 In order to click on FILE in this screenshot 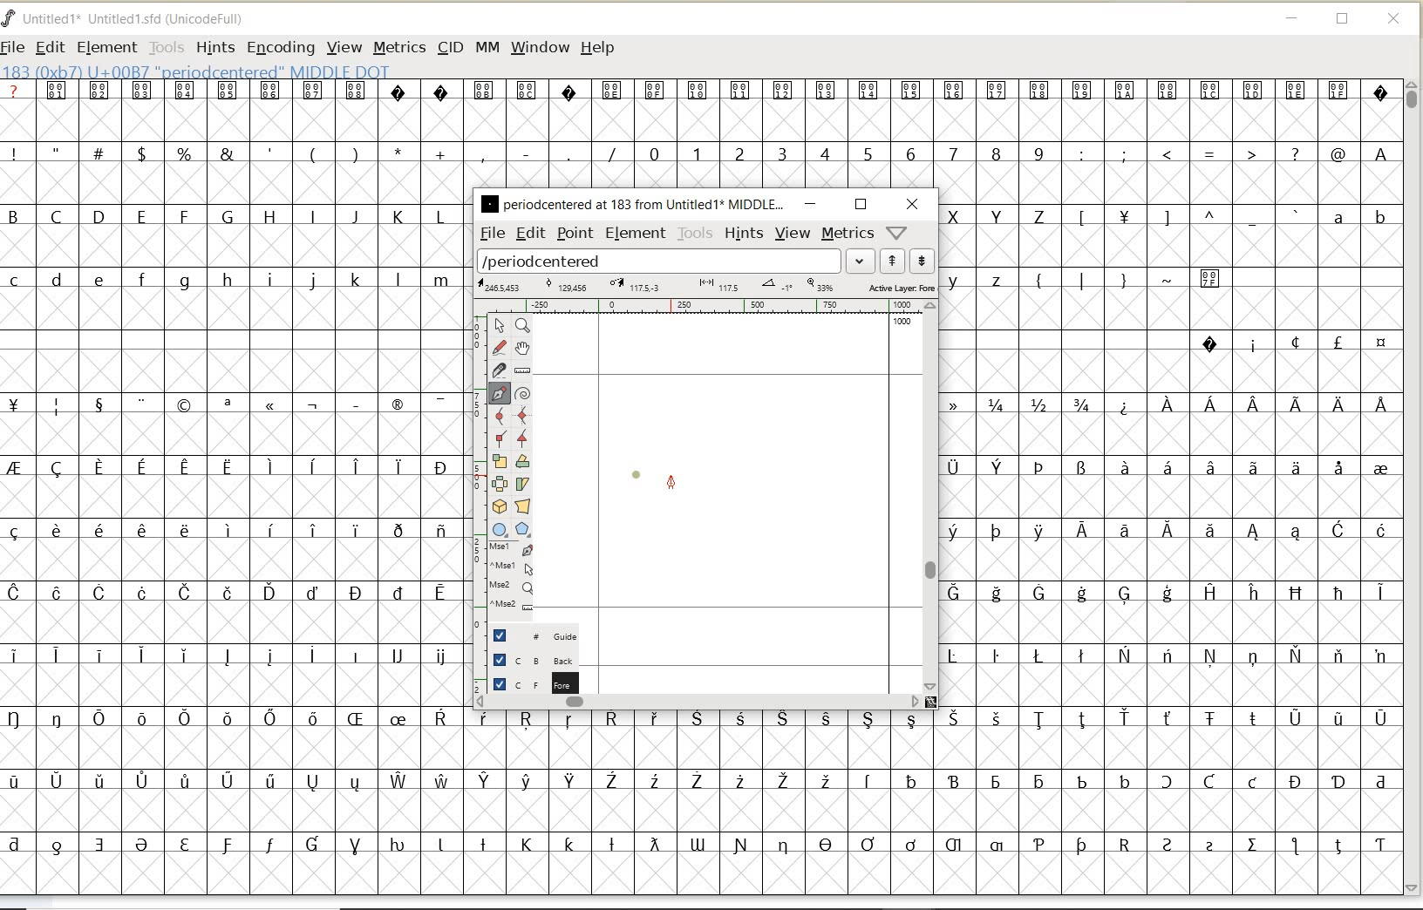, I will do `click(15, 46)`.